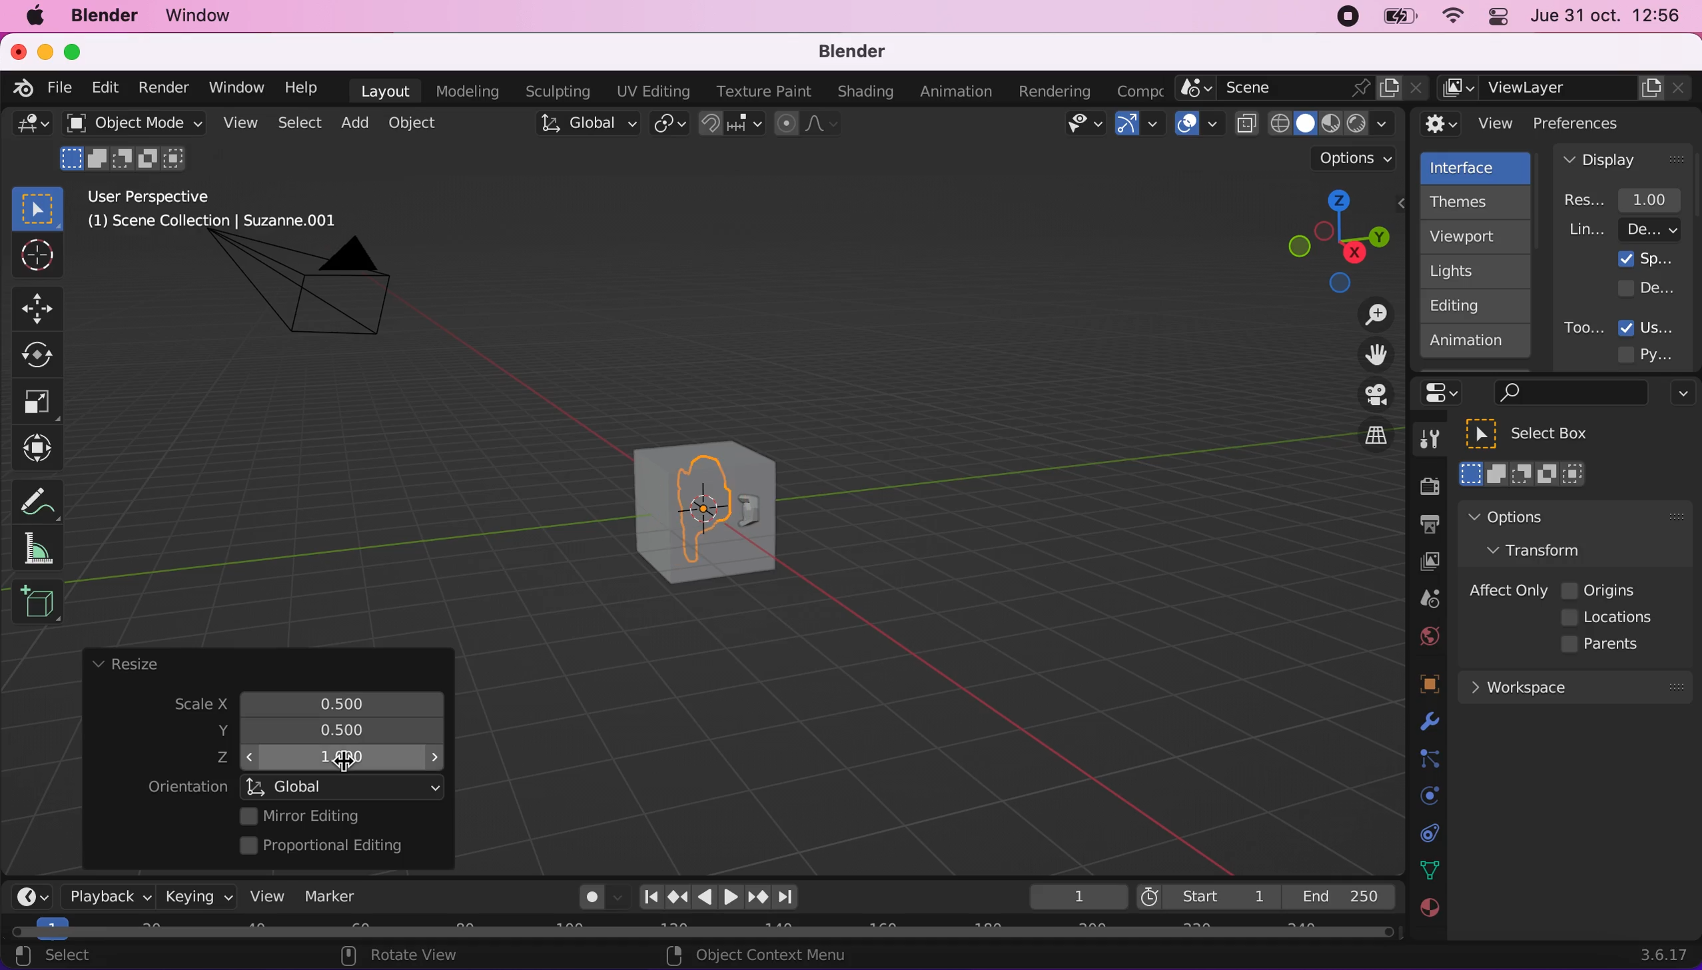 This screenshot has height=970, width=1702. What do you see at coordinates (1426, 634) in the screenshot?
I see `world` at bounding box center [1426, 634].